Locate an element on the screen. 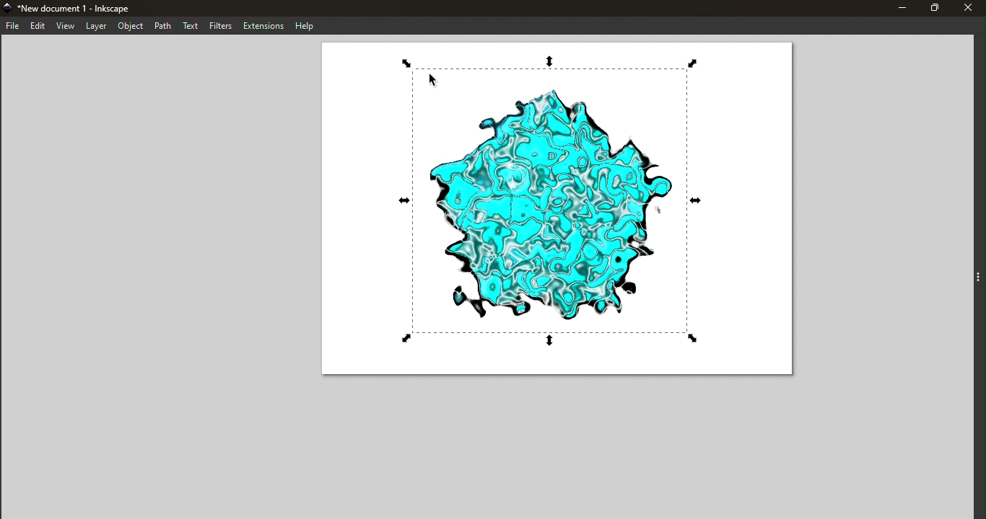 The width and height of the screenshot is (986, 519). File is located at coordinates (12, 25).